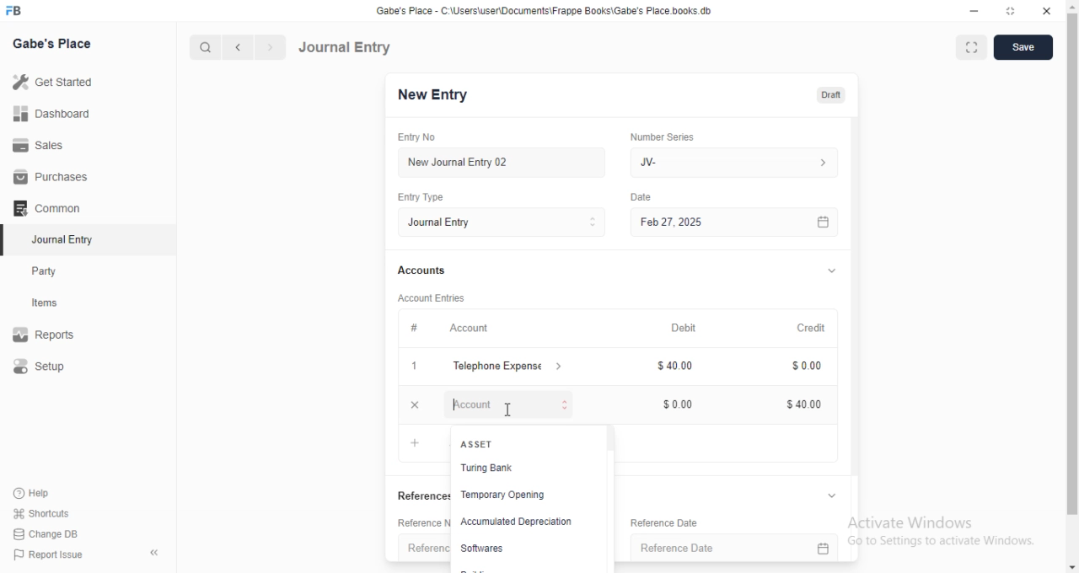 Image resolution: width=1079 pixels, height=573 pixels. I want to click on IV-, so click(739, 162).